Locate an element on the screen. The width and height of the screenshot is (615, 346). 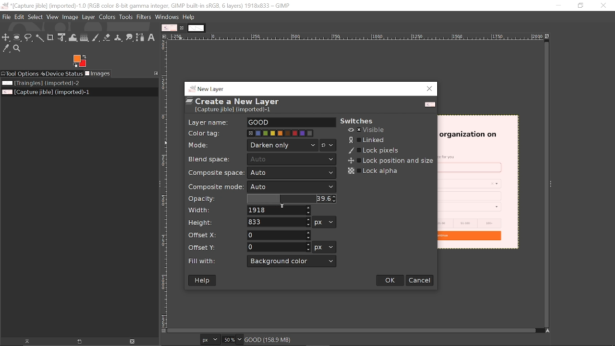
Lock pixels is located at coordinates (374, 151).